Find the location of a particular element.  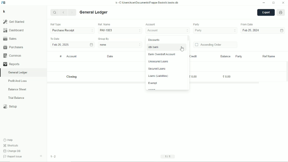

Change DB is located at coordinates (12, 151).